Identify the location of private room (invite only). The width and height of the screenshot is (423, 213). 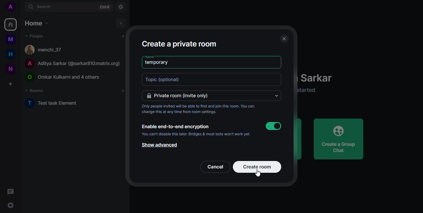
(181, 96).